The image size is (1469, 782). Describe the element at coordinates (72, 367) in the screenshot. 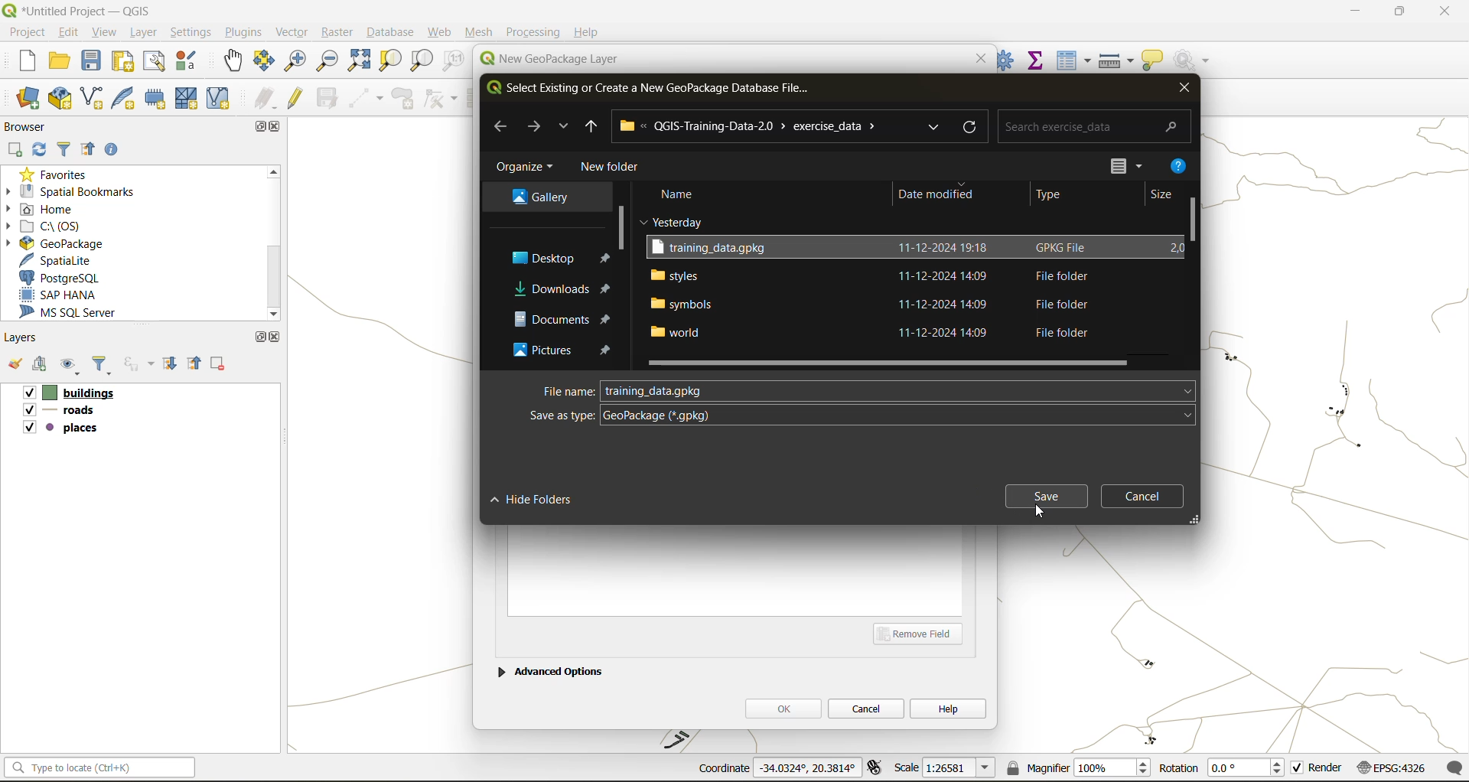

I see `manage map` at that location.